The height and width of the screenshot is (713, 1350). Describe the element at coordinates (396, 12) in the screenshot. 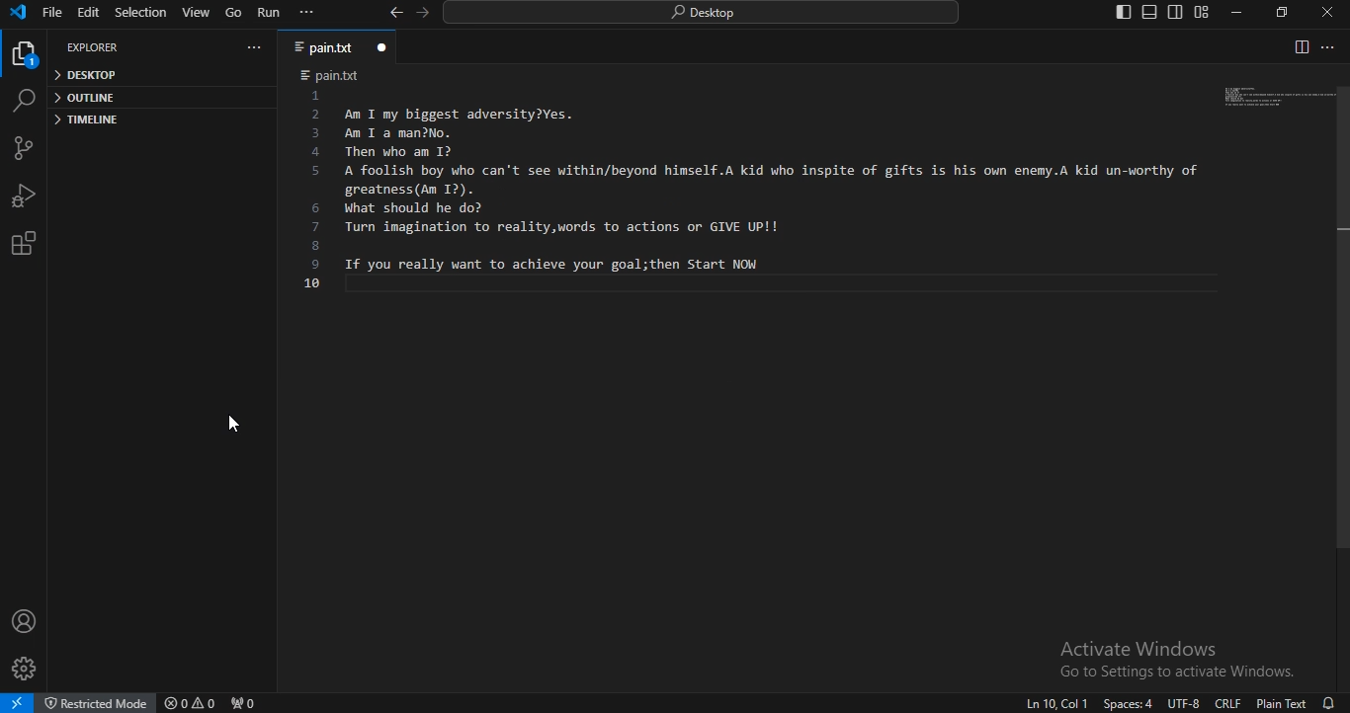

I see `go back` at that location.